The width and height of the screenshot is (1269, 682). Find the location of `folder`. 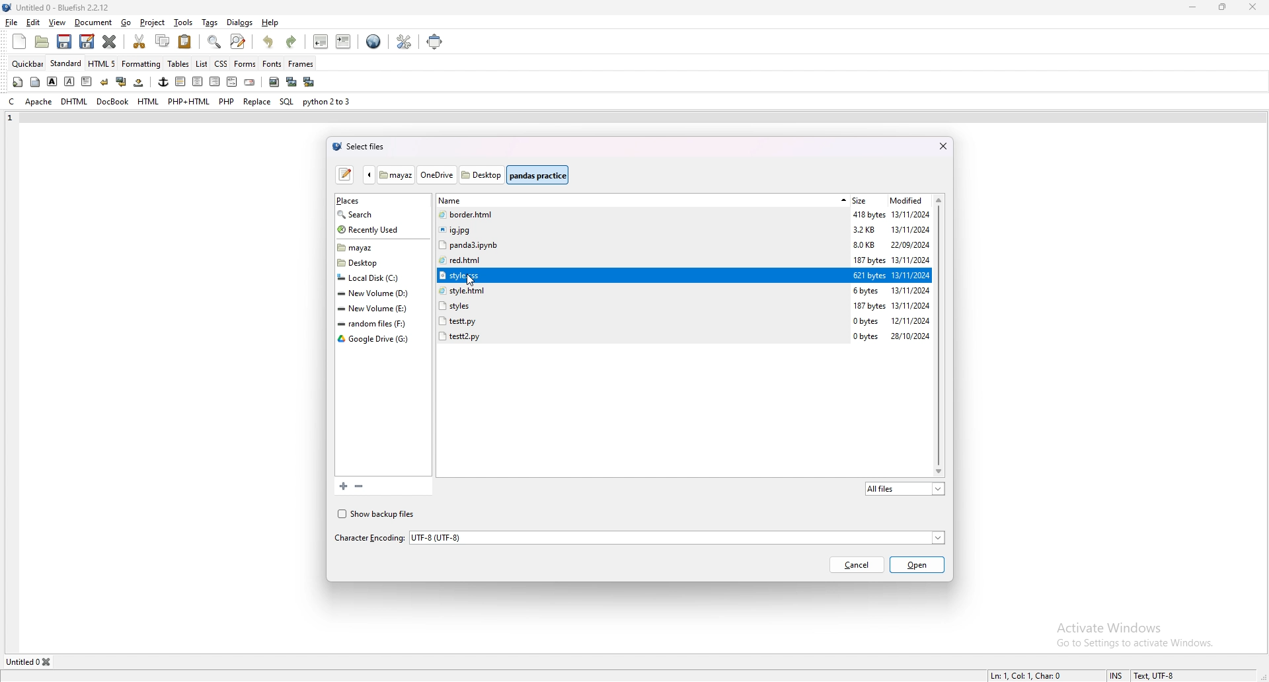

folder is located at coordinates (379, 248).